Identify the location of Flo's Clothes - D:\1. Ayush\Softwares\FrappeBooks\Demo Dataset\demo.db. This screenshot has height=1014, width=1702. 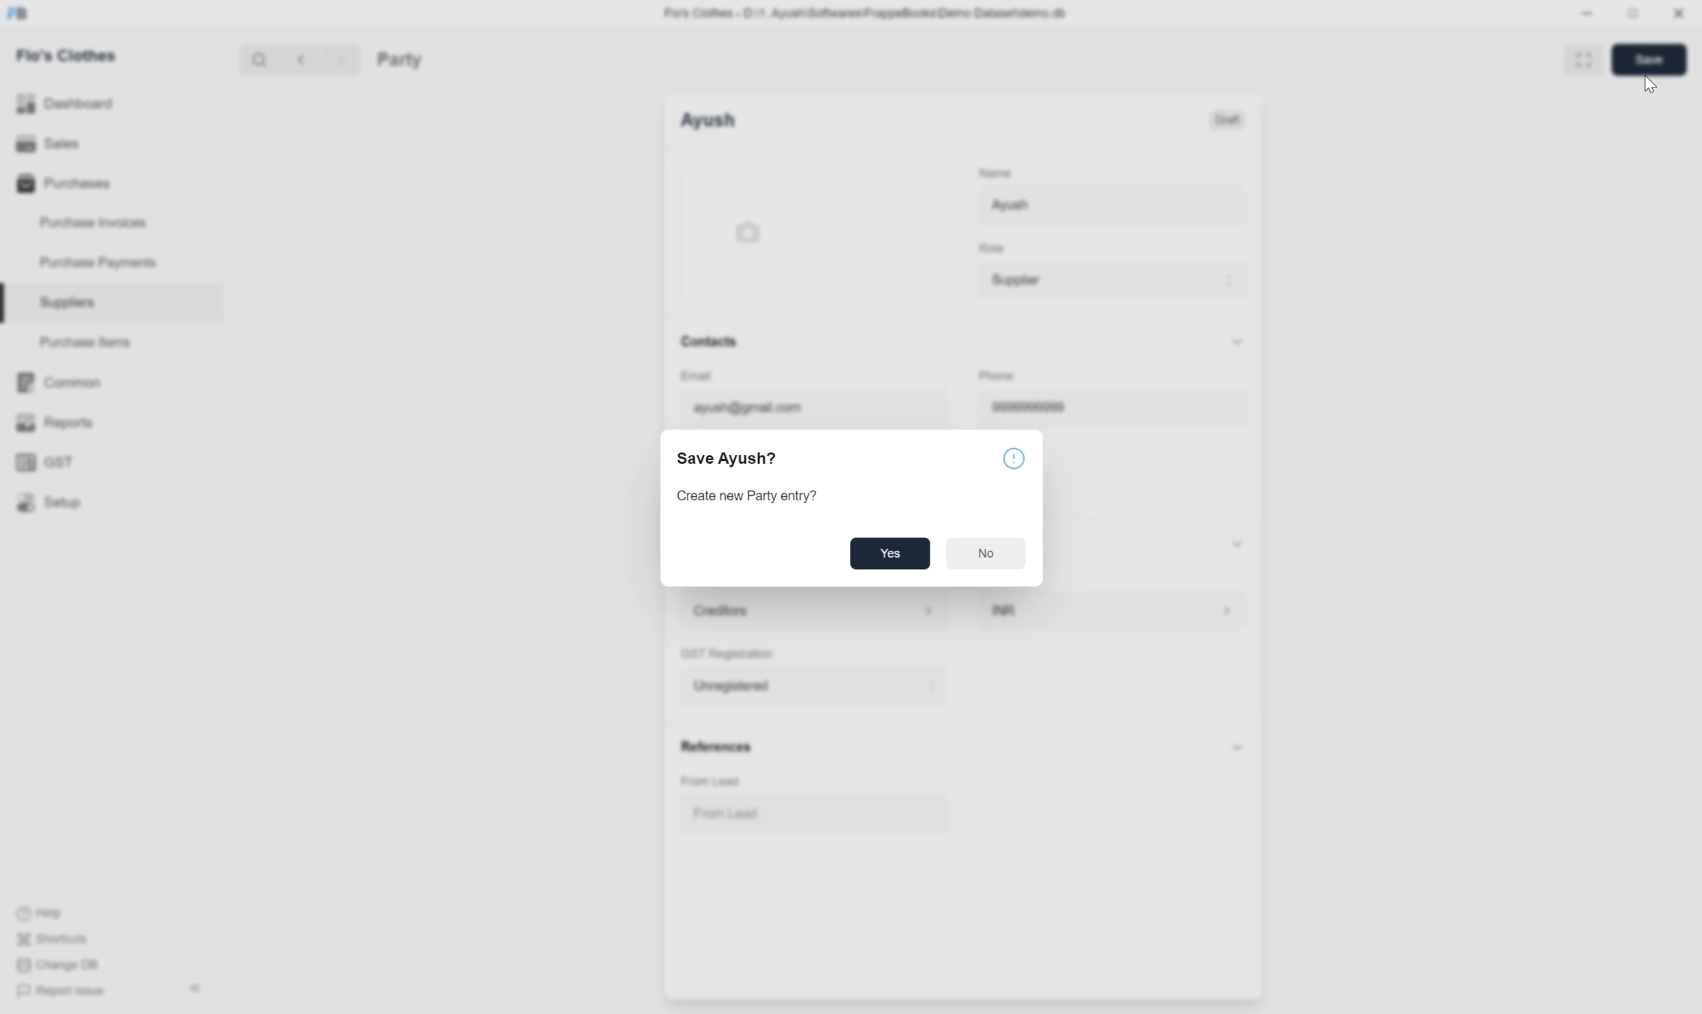
(866, 14).